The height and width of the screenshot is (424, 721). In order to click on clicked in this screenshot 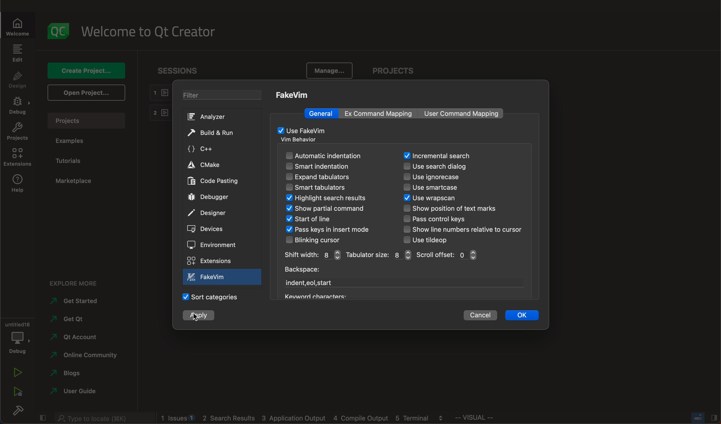, I will do `click(199, 316)`.